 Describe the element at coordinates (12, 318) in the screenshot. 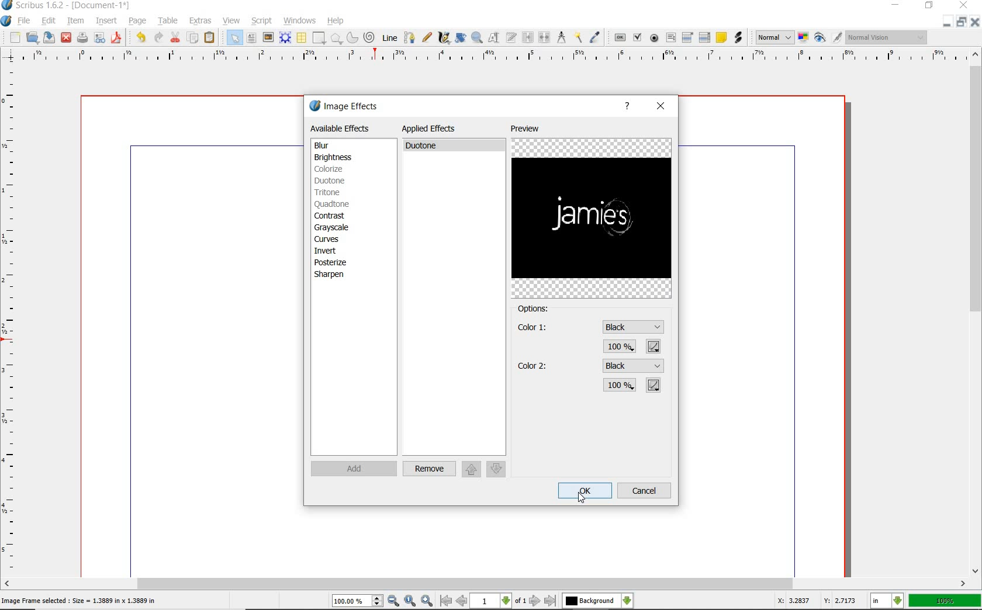

I see `ruler` at that location.